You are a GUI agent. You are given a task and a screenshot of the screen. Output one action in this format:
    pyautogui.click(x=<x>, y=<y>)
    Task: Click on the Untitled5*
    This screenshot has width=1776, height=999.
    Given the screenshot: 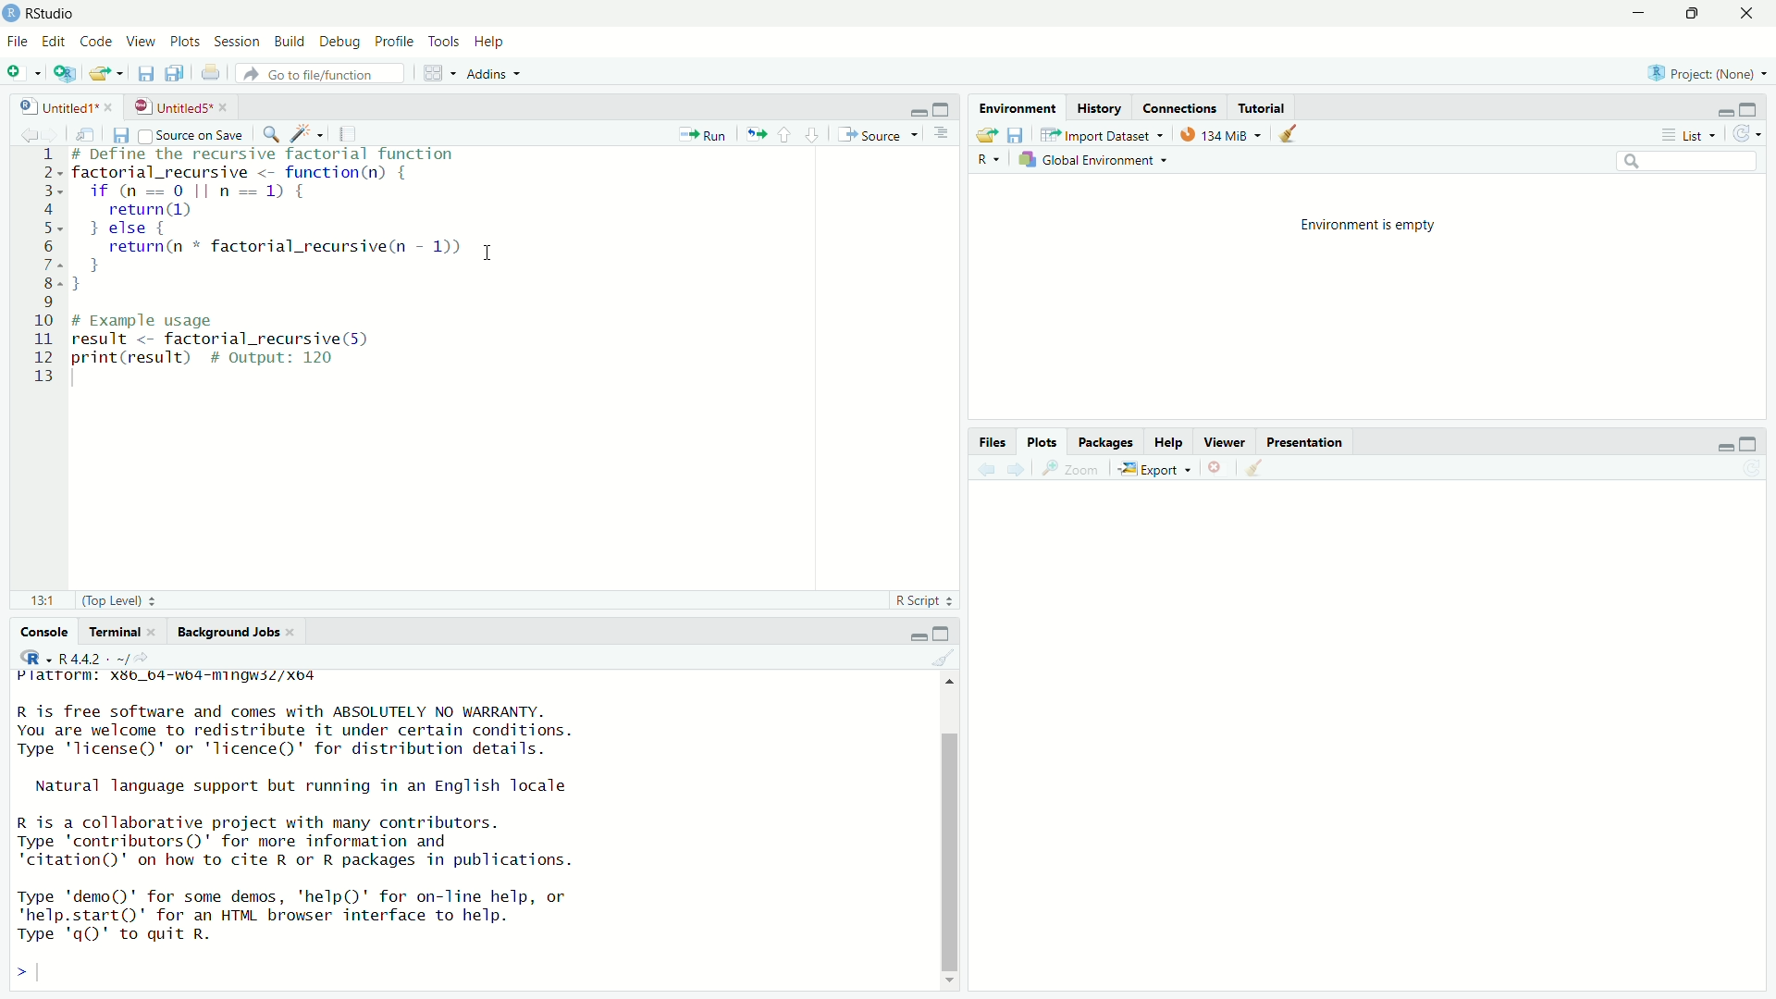 What is the action you would take?
    pyautogui.click(x=174, y=106)
    